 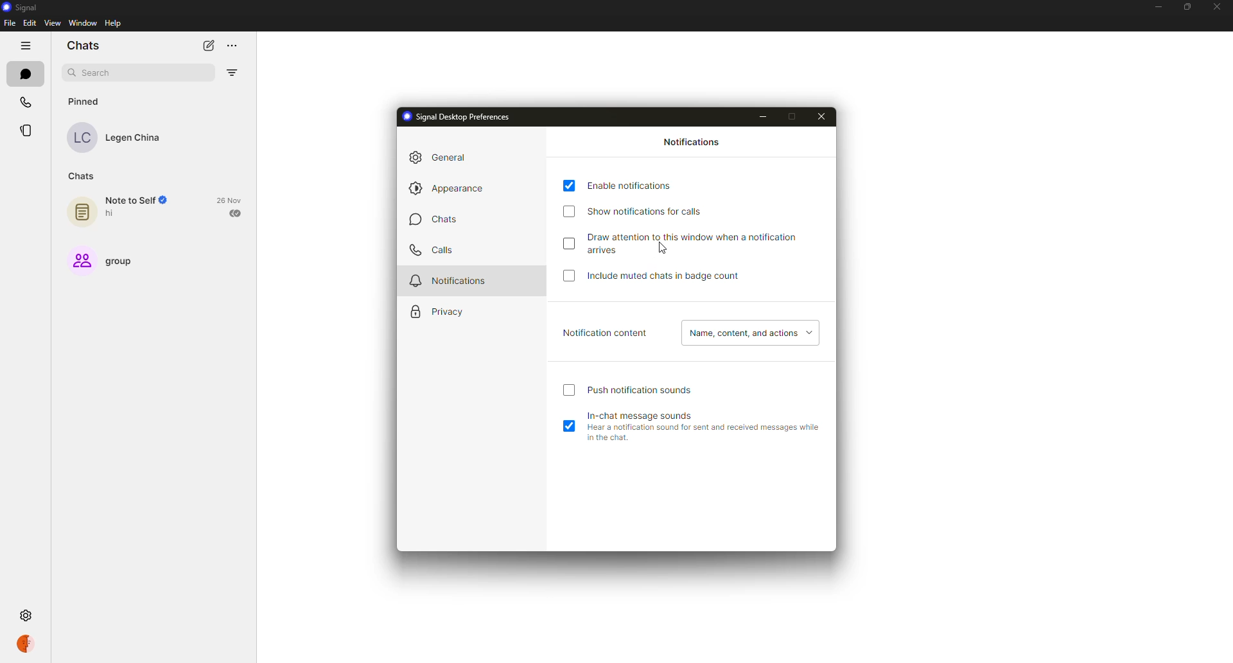 I want to click on chats, so click(x=83, y=175).